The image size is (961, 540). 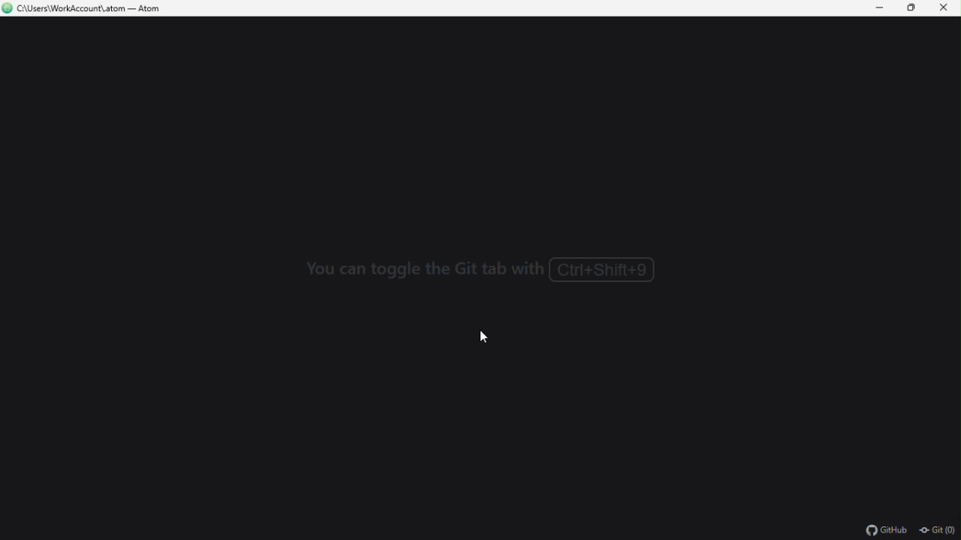 What do you see at coordinates (878, 10) in the screenshot?
I see `minimize` at bounding box center [878, 10].